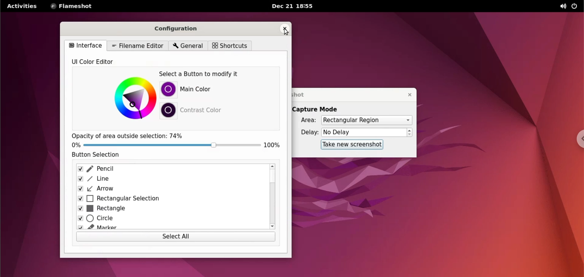 Image resolution: width=584 pixels, height=277 pixels. I want to click on contrast color, so click(203, 109).